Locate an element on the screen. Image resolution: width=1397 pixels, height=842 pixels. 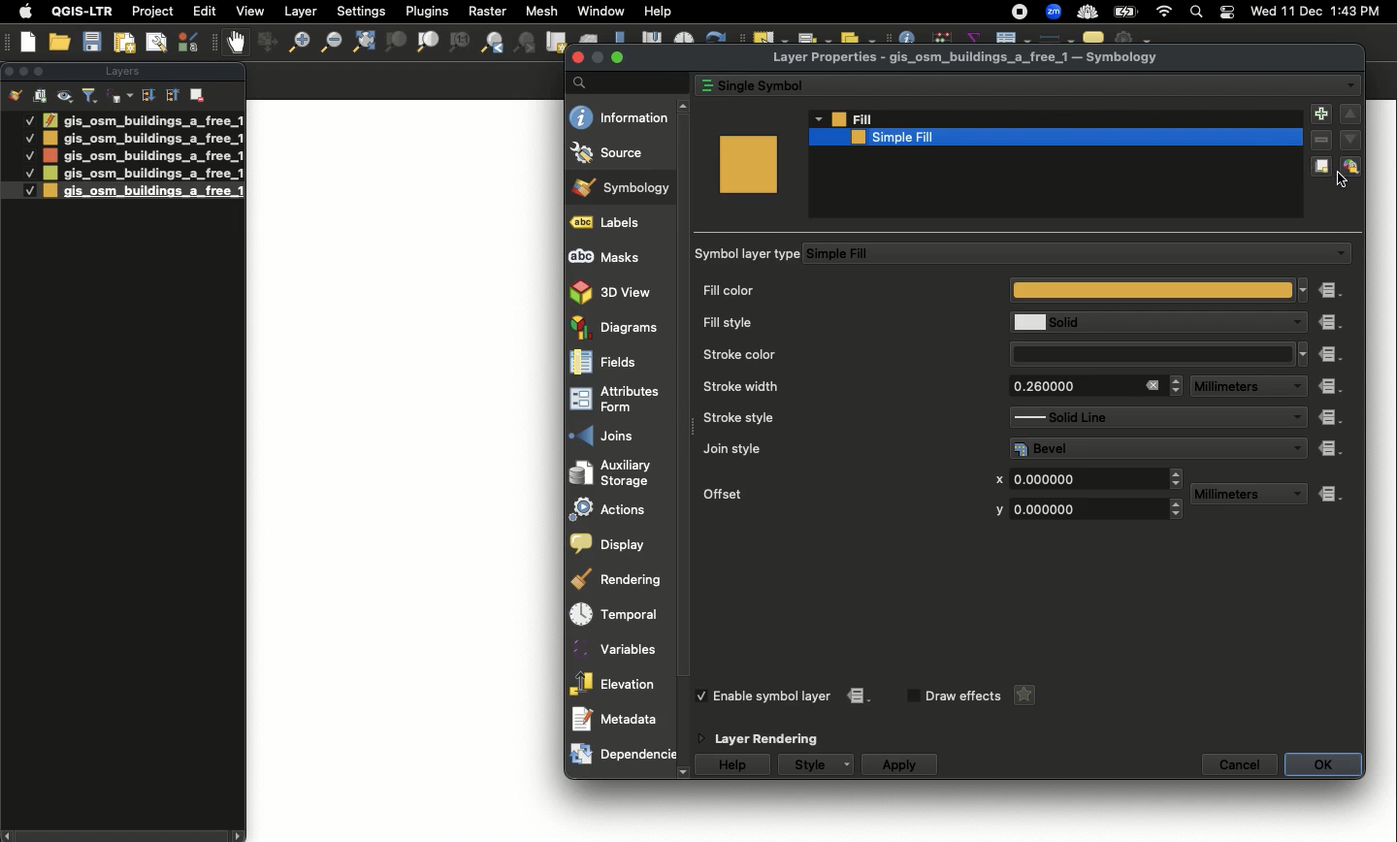
 is located at coordinates (1090, 14).